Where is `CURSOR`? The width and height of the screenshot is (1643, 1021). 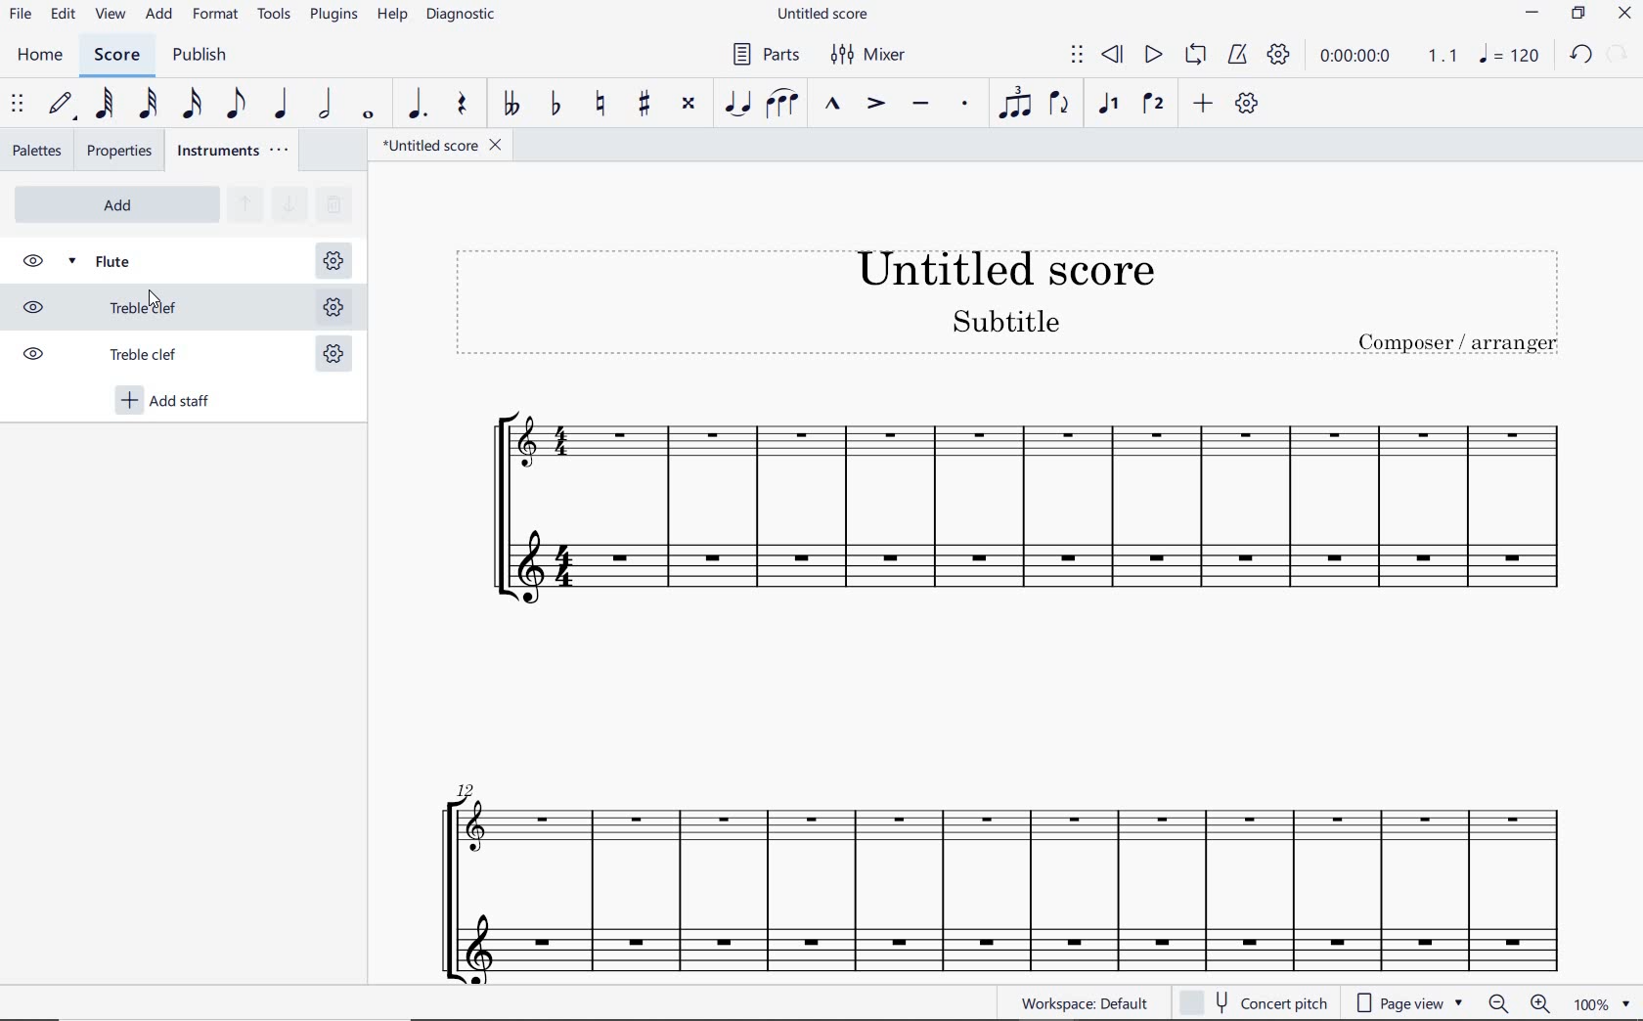 CURSOR is located at coordinates (160, 303).